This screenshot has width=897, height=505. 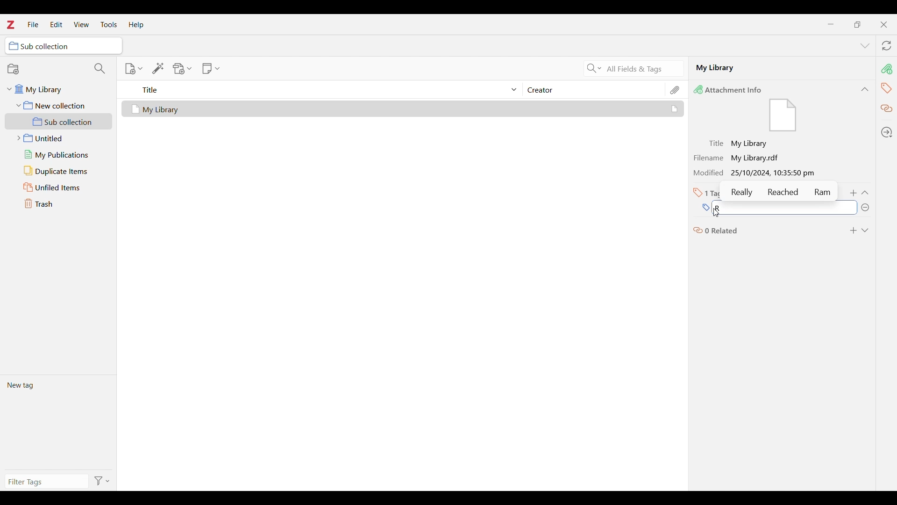 I want to click on File menu, so click(x=33, y=24).